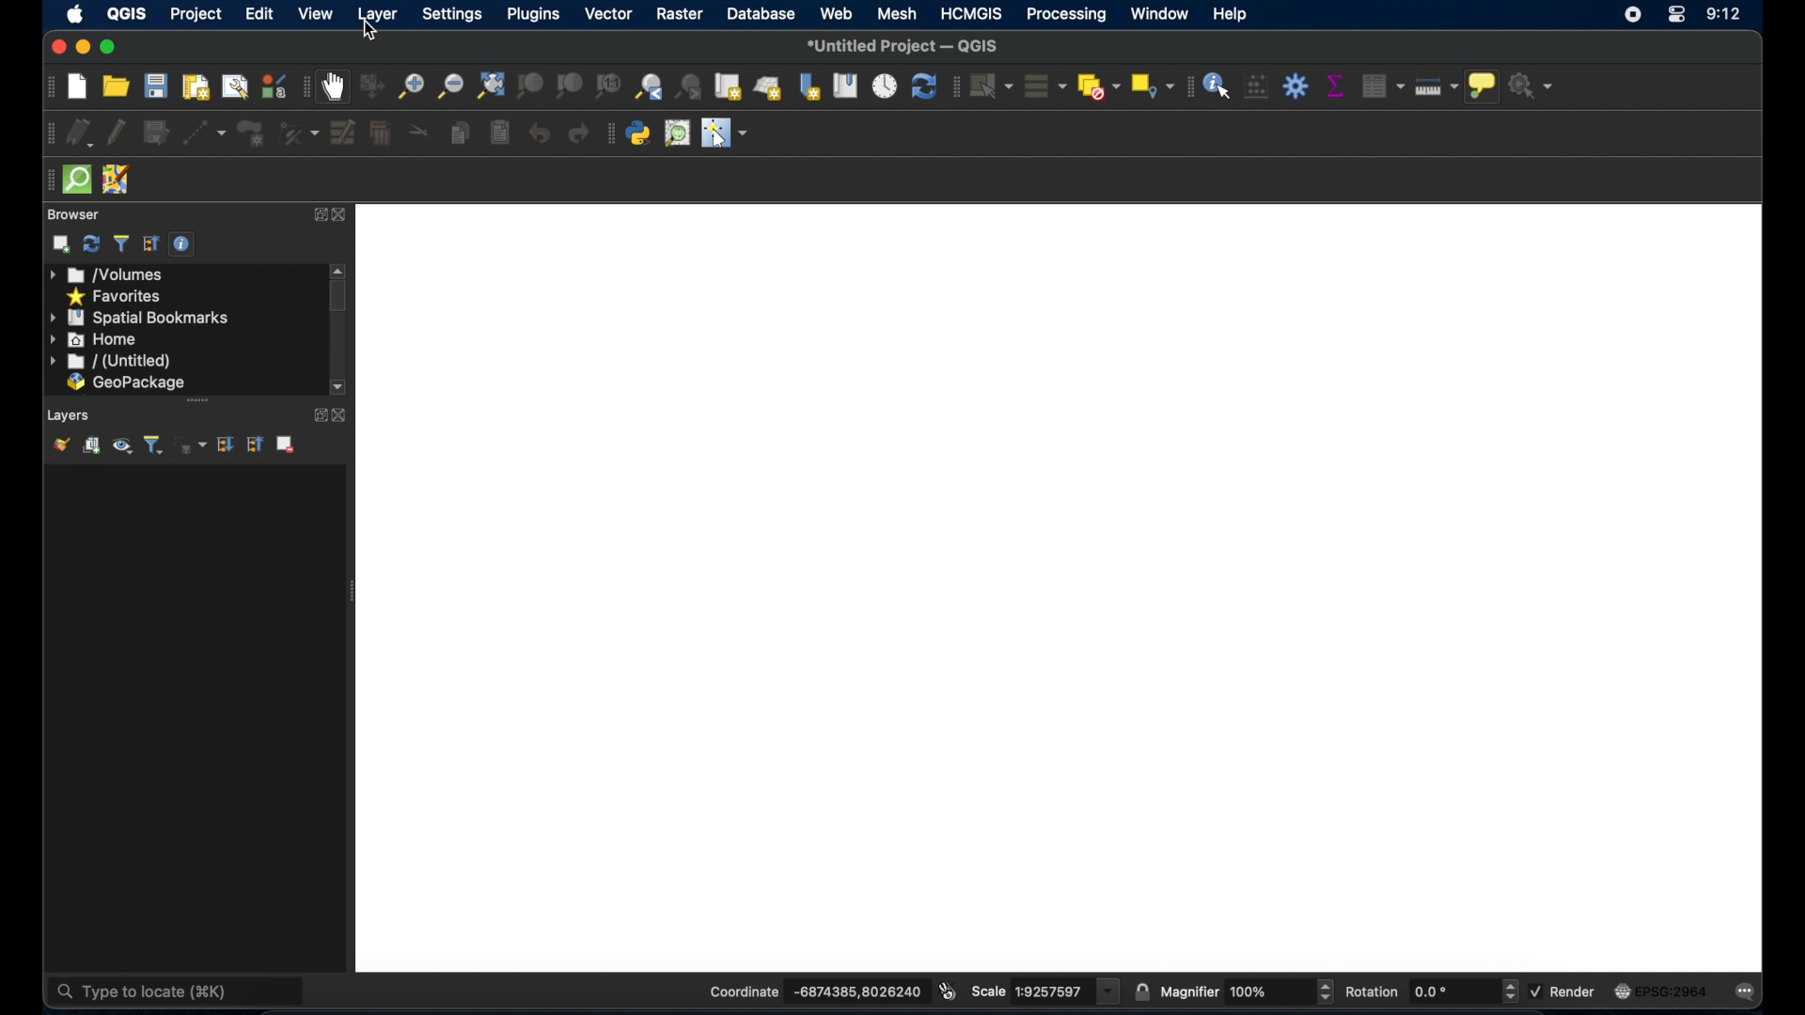 This screenshot has width=1805, height=1015. Describe the element at coordinates (832, 987) in the screenshot. I see `coordinate ` at that location.